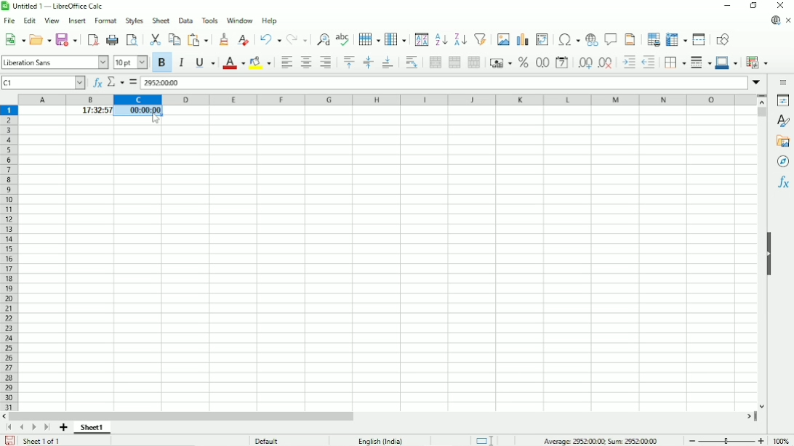  Describe the element at coordinates (76, 22) in the screenshot. I see `Insert` at that location.